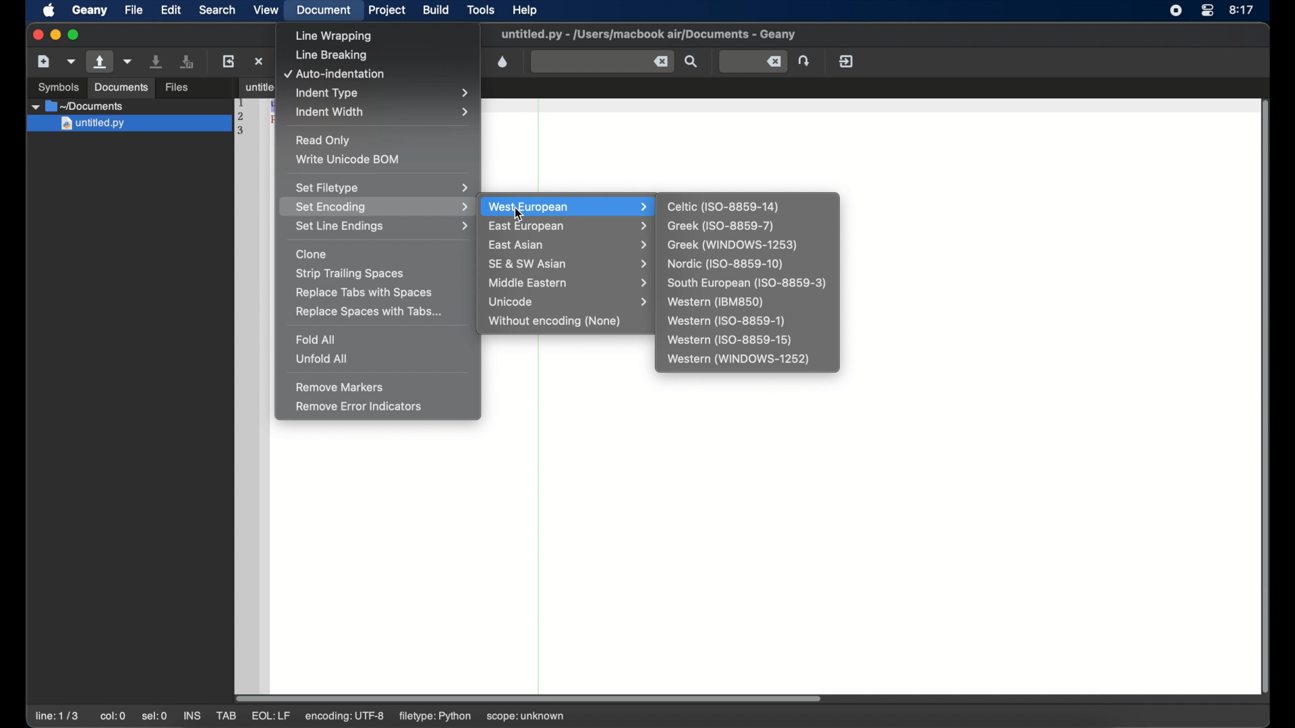  Describe the element at coordinates (225, 716) in the screenshot. I see `tab` at that location.